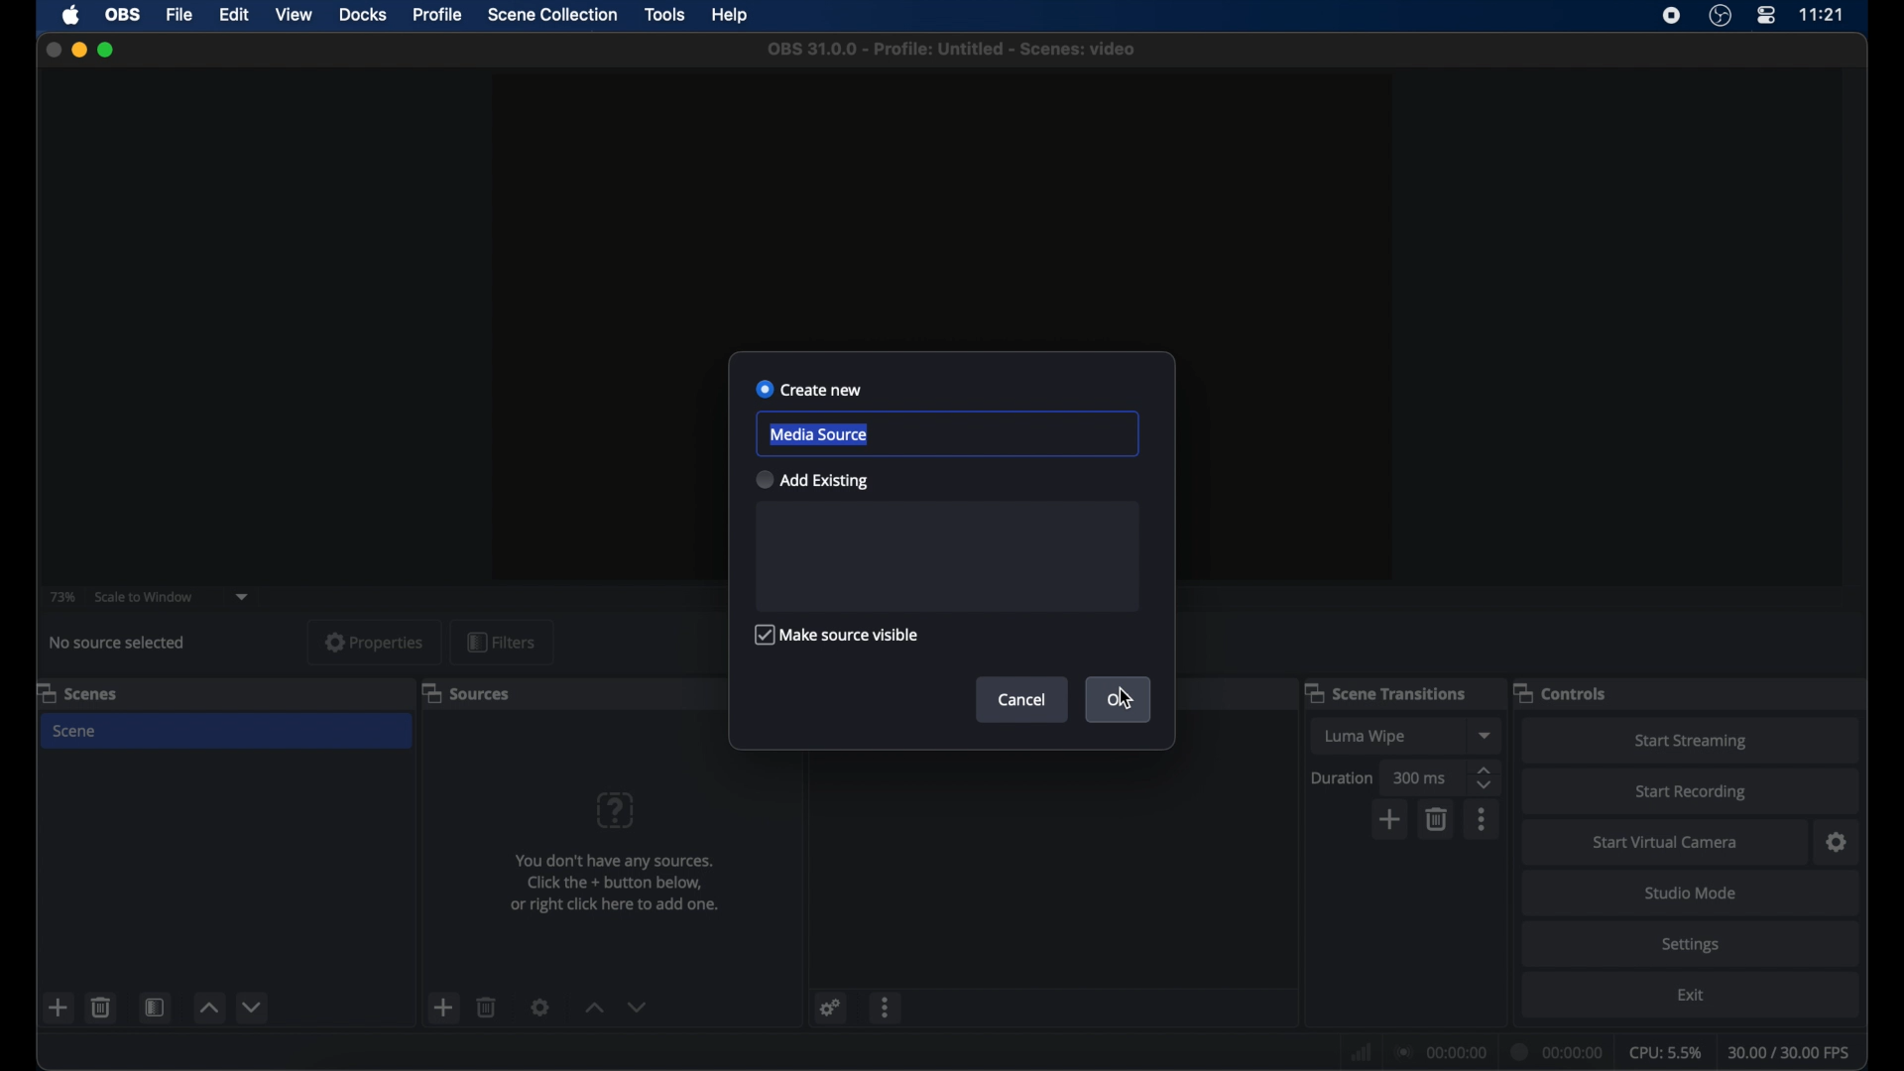 Image resolution: width=1904 pixels, height=1071 pixels. I want to click on create new, so click(810, 389).